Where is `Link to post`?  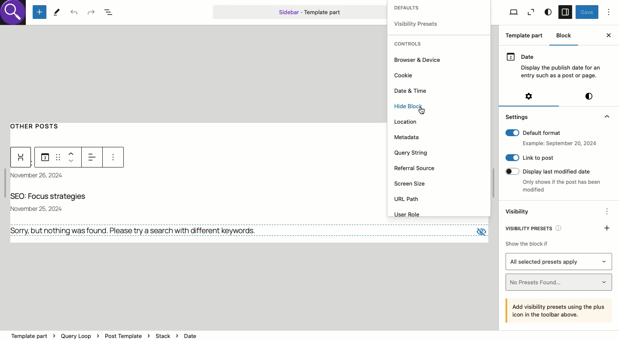 Link to post is located at coordinates (530, 158).